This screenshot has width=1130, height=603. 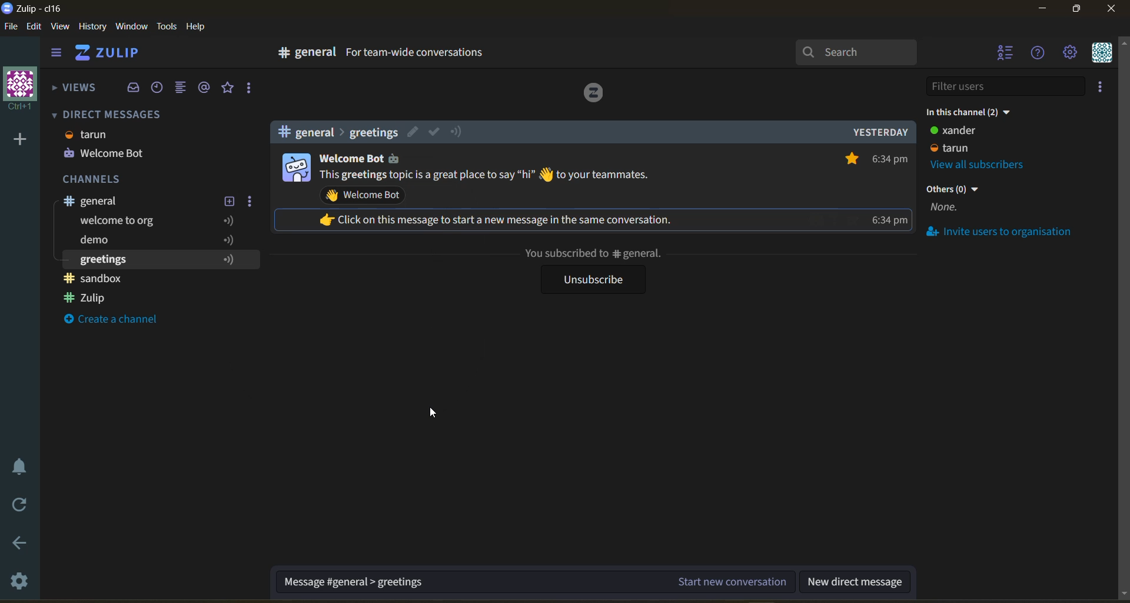 I want to click on view, so click(x=59, y=28).